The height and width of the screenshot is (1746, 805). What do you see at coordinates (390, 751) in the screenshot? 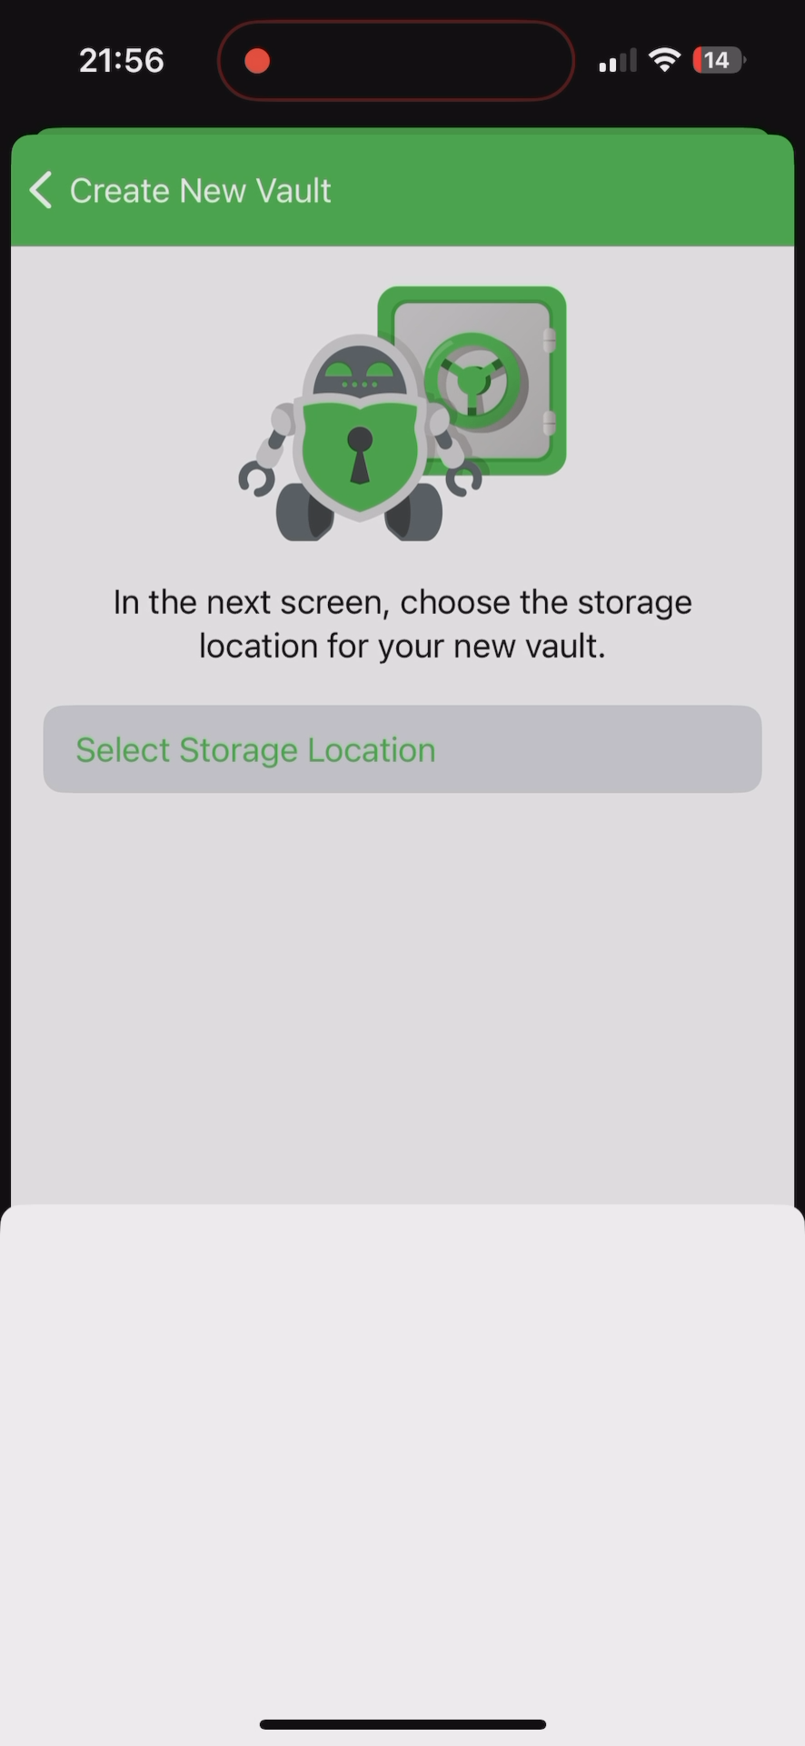
I see `select storage location` at bounding box center [390, 751].